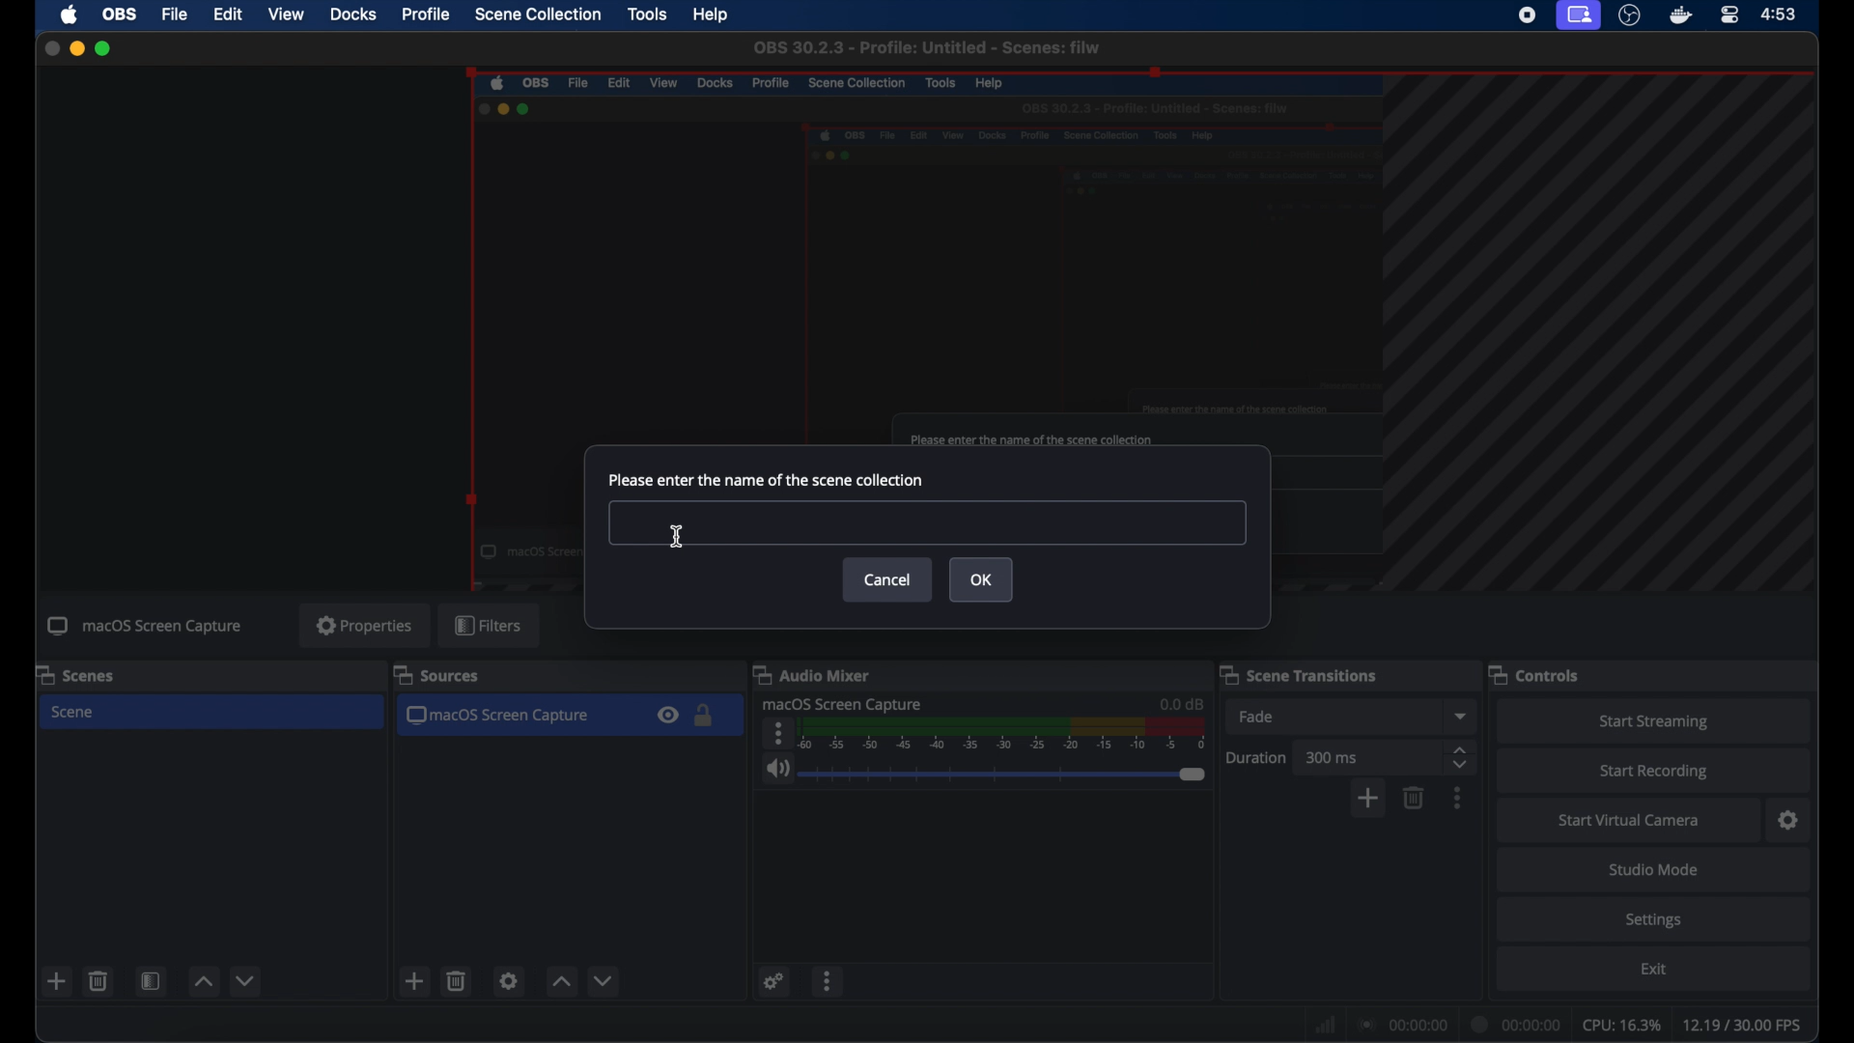 Image resolution: width=1854 pixels, height=1043 pixels. I want to click on cancel, so click(888, 579).